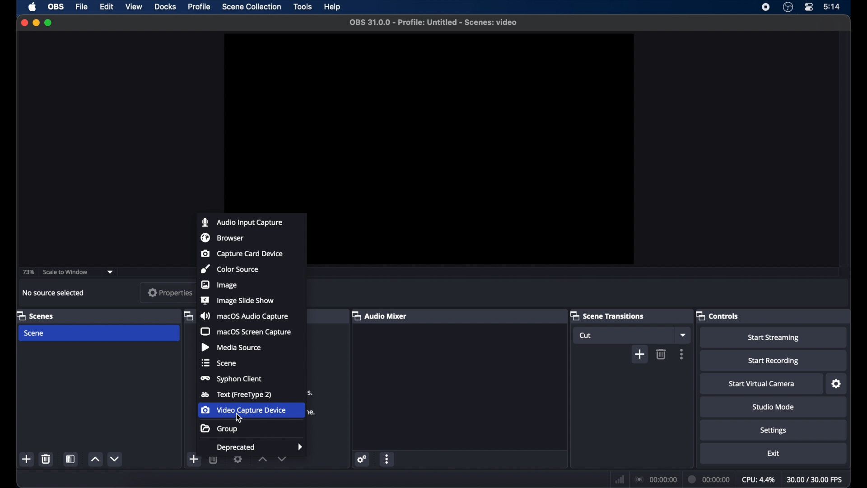 The height and width of the screenshot is (488, 867). What do you see at coordinates (26, 460) in the screenshot?
I see `add` at bounding box center [26, 460].